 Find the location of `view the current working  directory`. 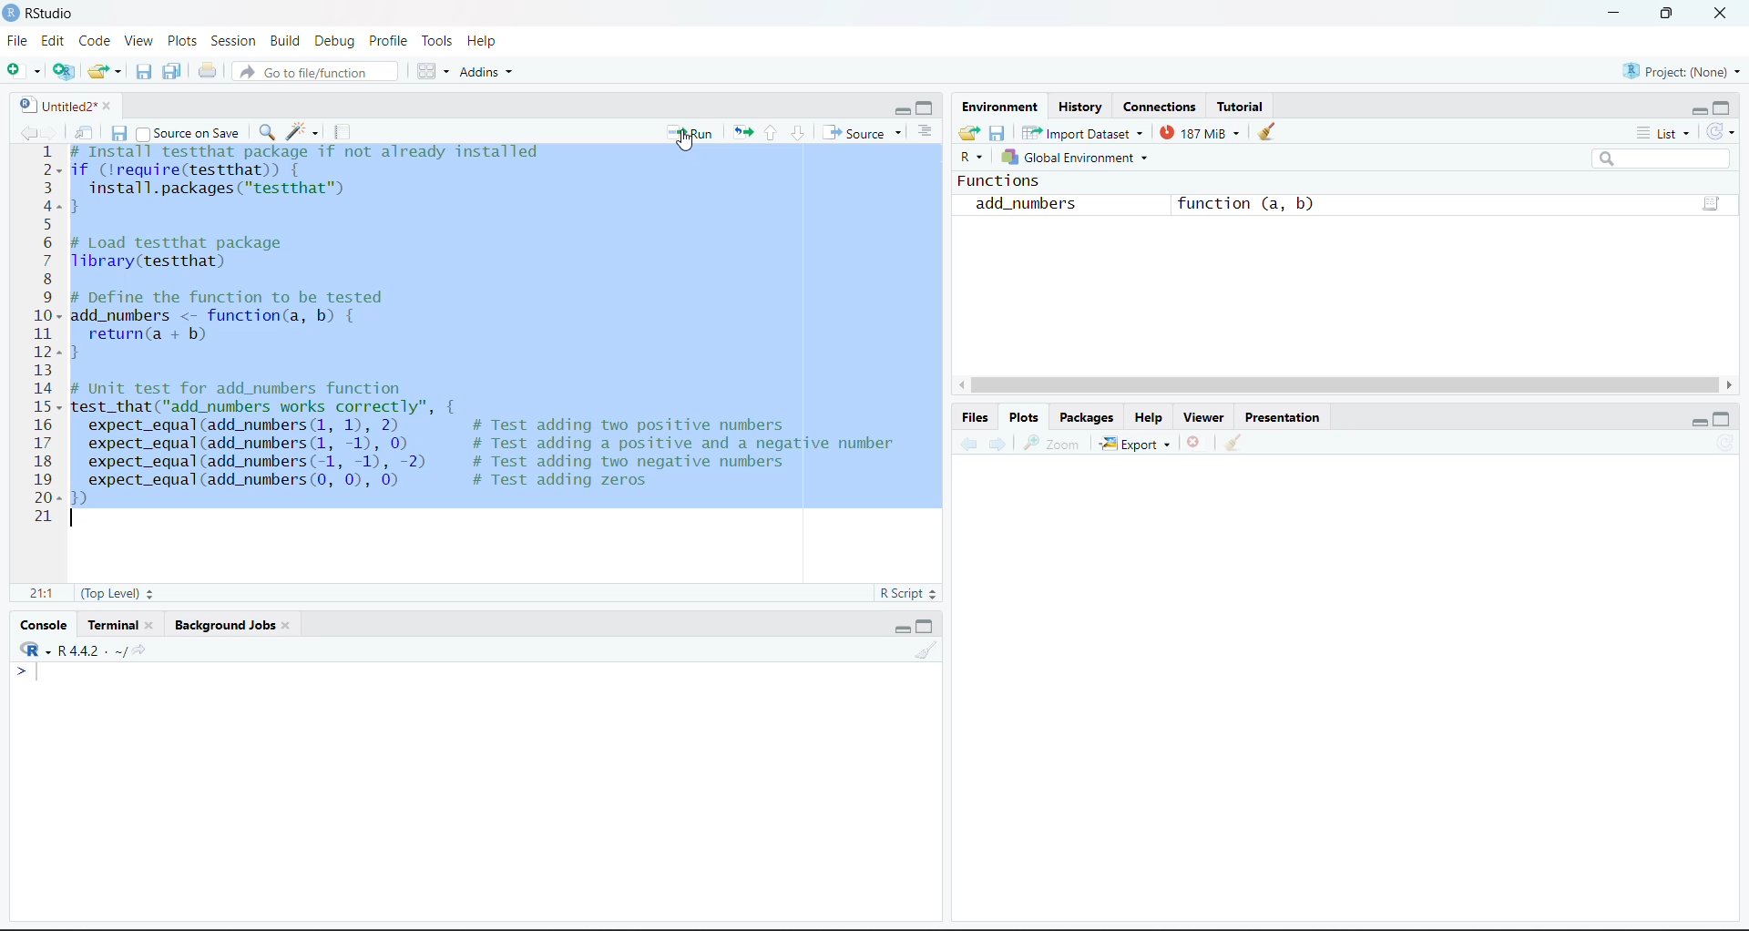

view the current working  directory is located at coordinates (131, 650).